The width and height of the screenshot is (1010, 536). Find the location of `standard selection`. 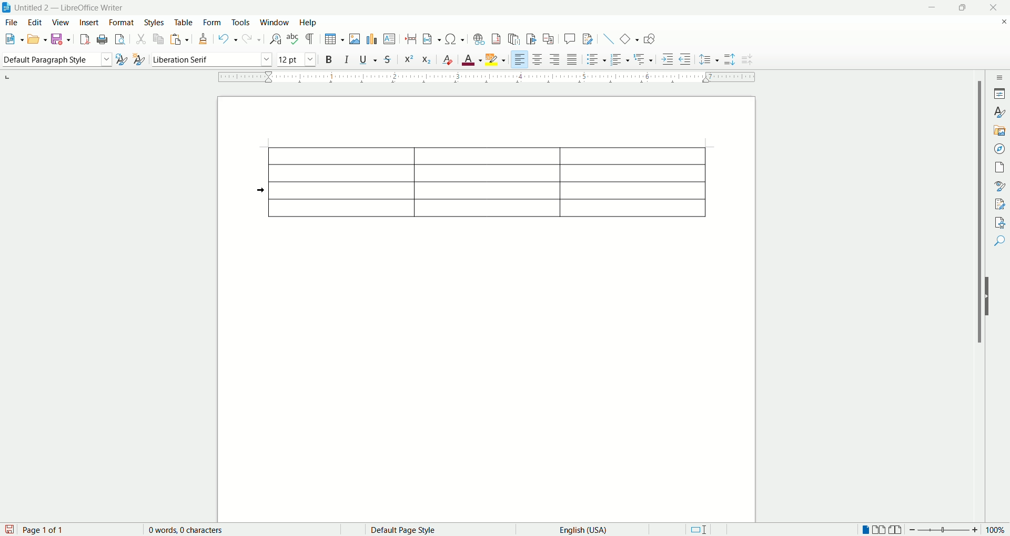

standard selection is located at coordinates (702, 530).